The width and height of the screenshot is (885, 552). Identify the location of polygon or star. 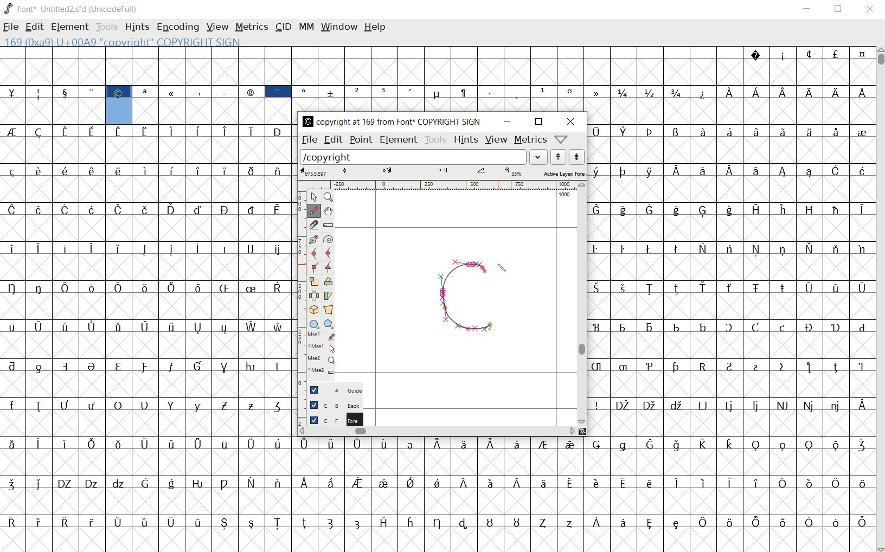
(328, 324).